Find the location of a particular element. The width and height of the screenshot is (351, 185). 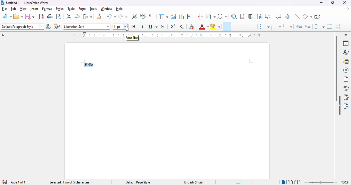

hello is located at coordinates (89, 64).